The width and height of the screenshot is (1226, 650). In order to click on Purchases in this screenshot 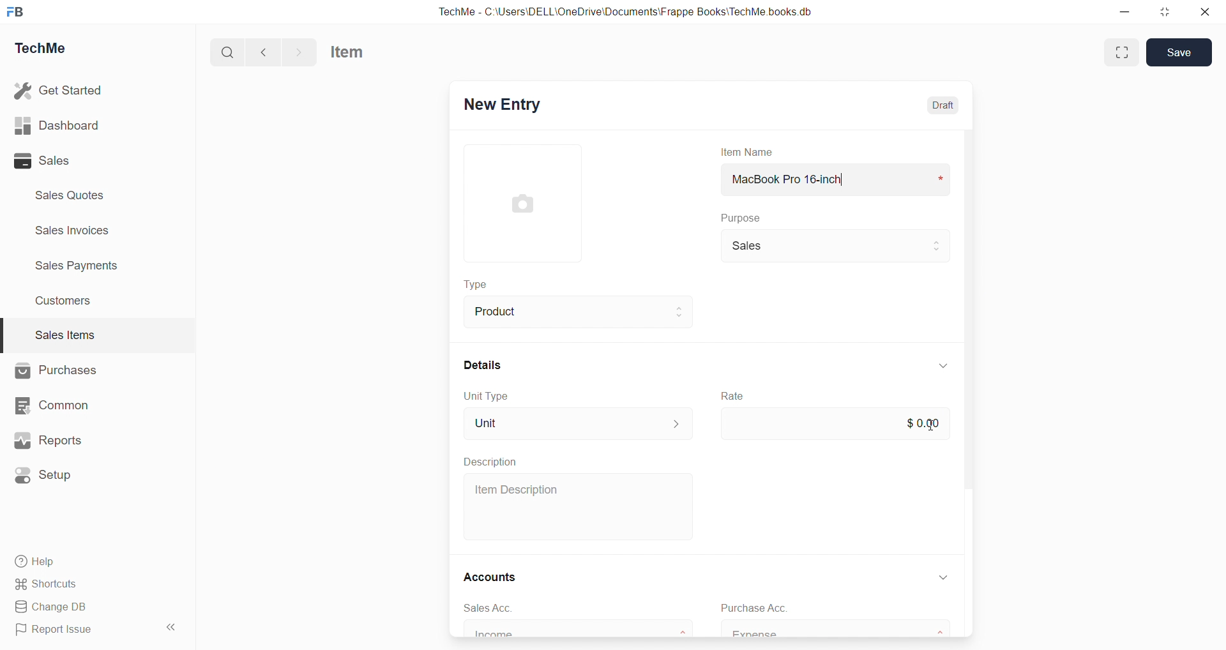, I will do `click(57, 371)`.